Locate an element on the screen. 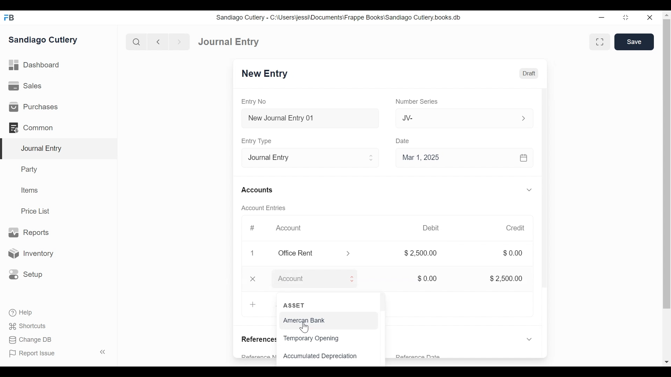 This screenshot has height=377, width=671. Account is located at coordinates (317, 279).